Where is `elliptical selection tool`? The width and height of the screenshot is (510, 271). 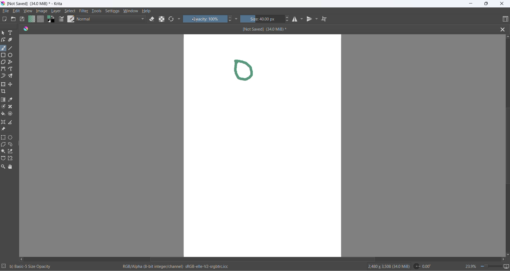 elliptical selection tool is located at coordinates (11, 137).